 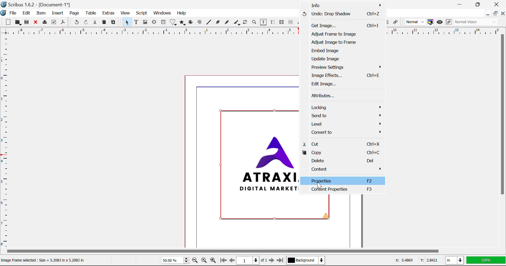 What do you see at coordinates (341, 161) in the screenshot?
I see `Delete` at bounding box center [341, 161].